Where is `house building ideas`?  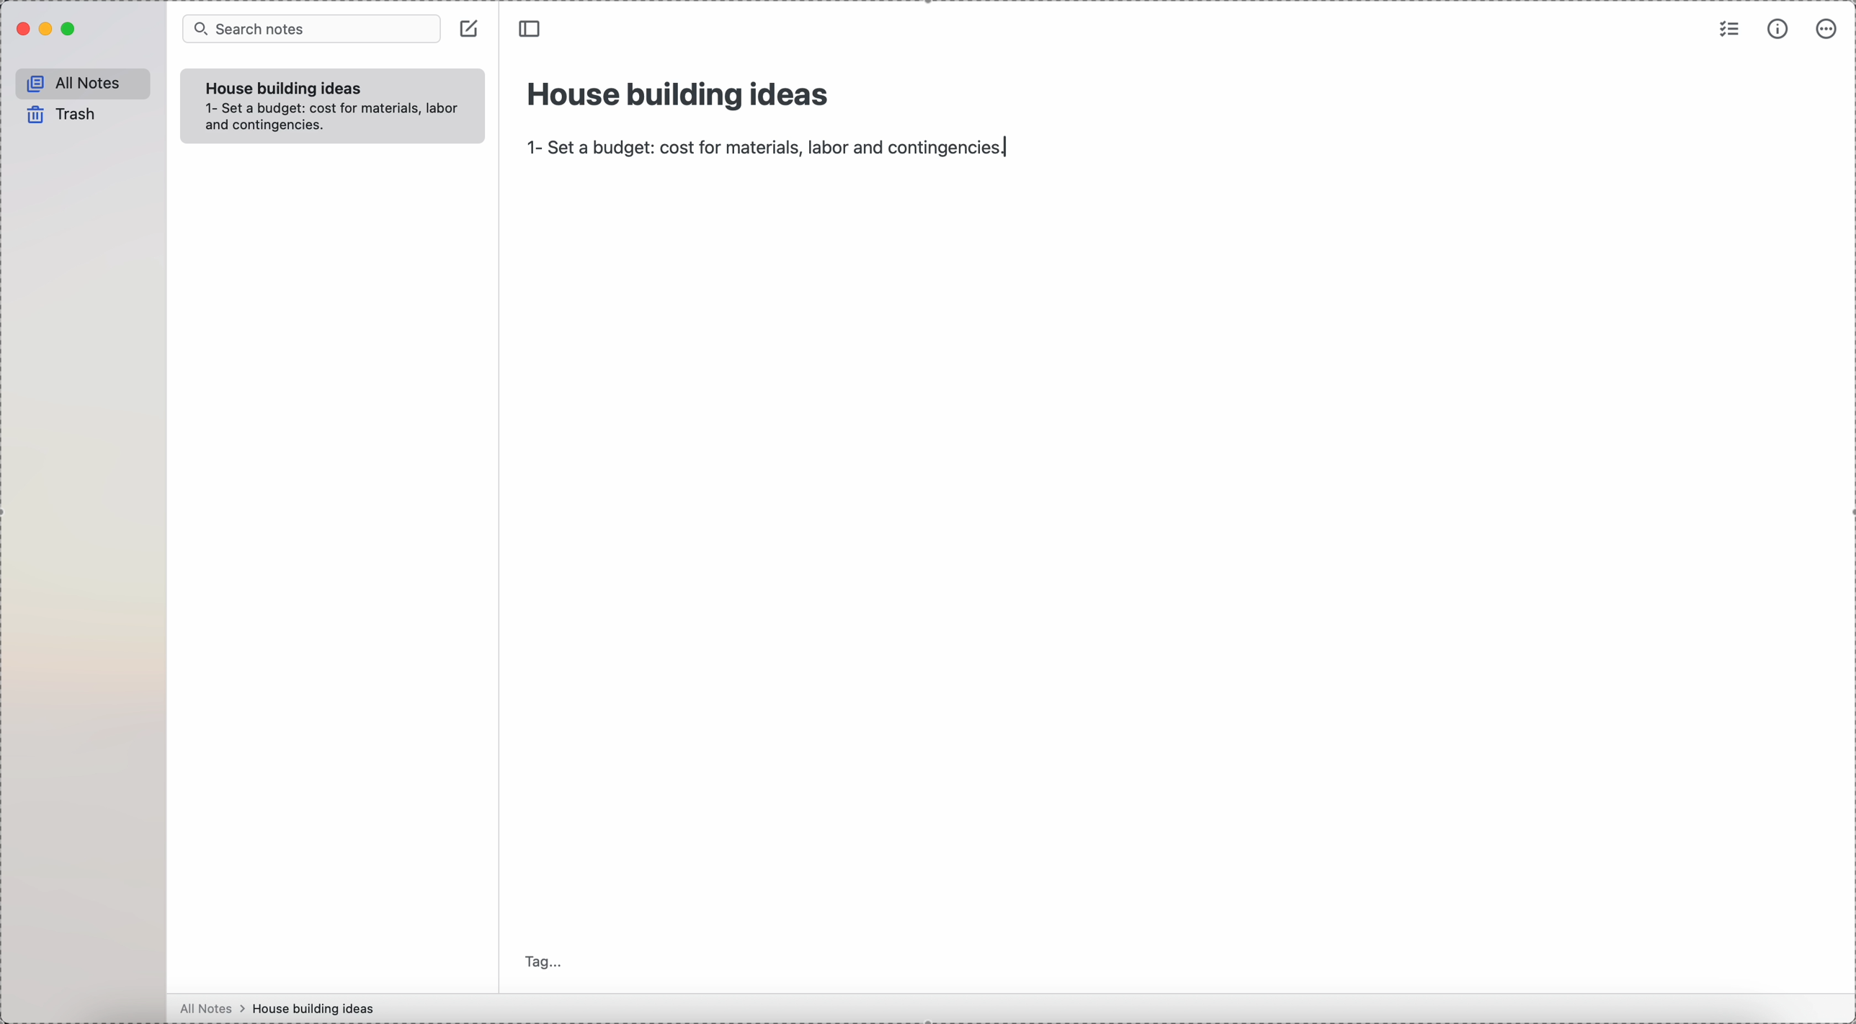 house building ideas is located at coordinates (318, 1008).